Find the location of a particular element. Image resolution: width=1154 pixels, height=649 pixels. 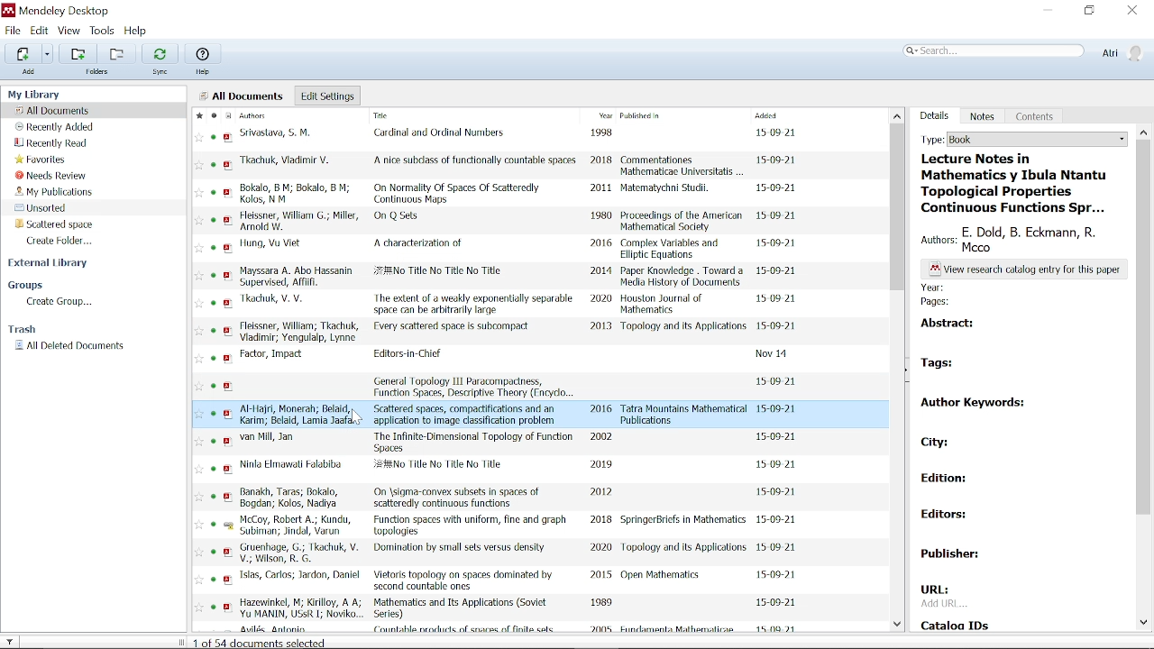

Recently read is located at coordinates (51, 144).